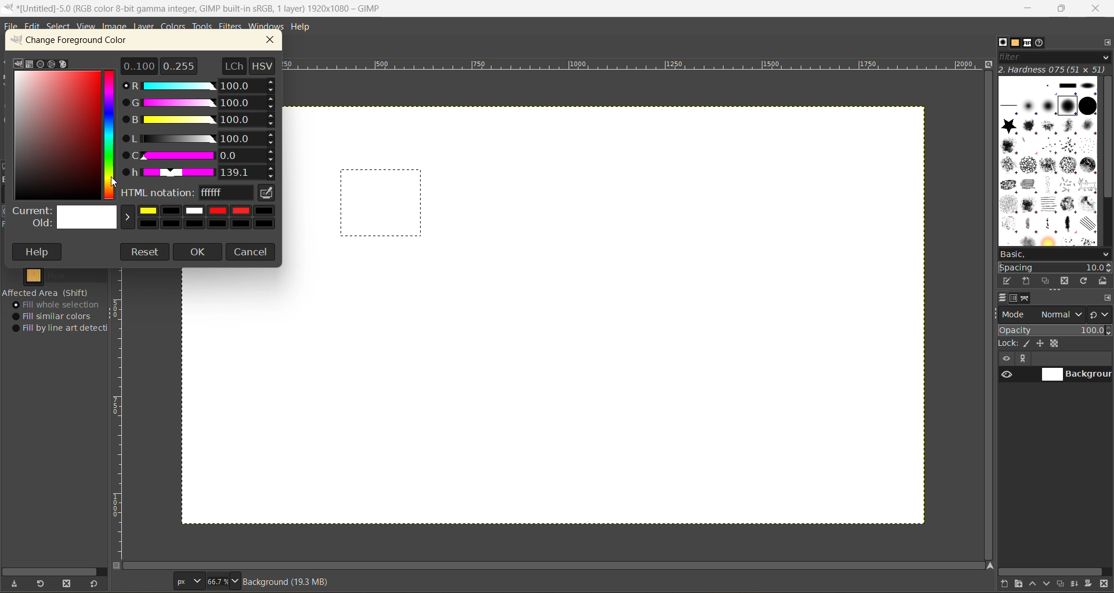 The width and height of the screenshot is (1114, 593). I want to click on fill by line art detection, so click(63, 329).